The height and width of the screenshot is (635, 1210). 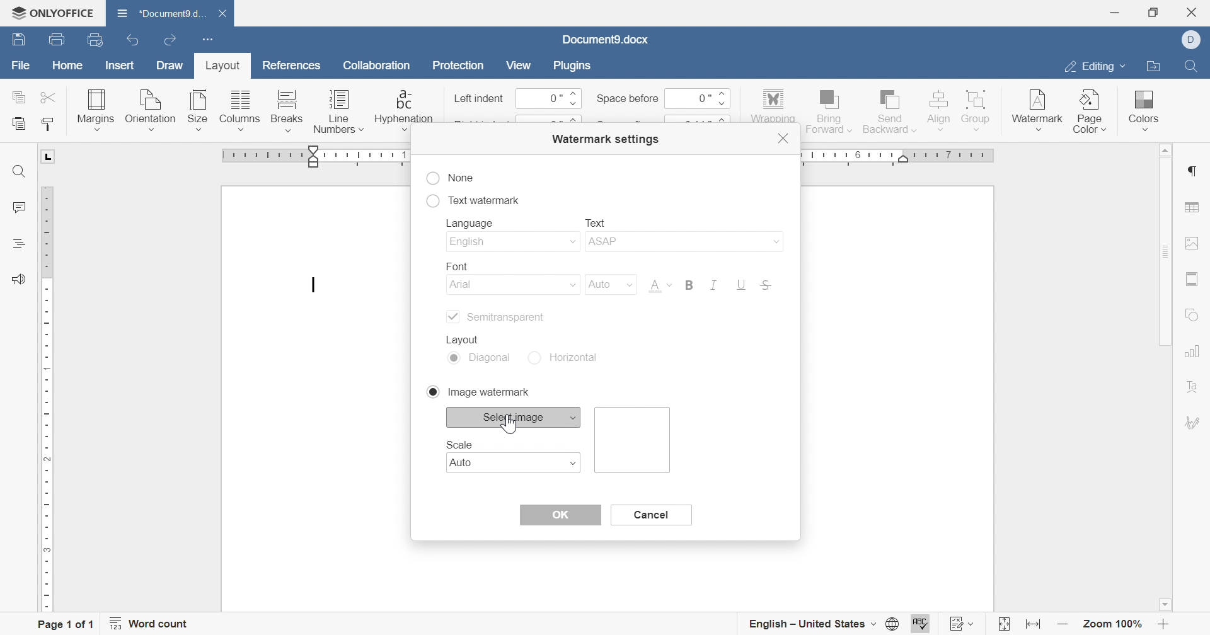 I want to click on layout, so click(x=467, y=338).